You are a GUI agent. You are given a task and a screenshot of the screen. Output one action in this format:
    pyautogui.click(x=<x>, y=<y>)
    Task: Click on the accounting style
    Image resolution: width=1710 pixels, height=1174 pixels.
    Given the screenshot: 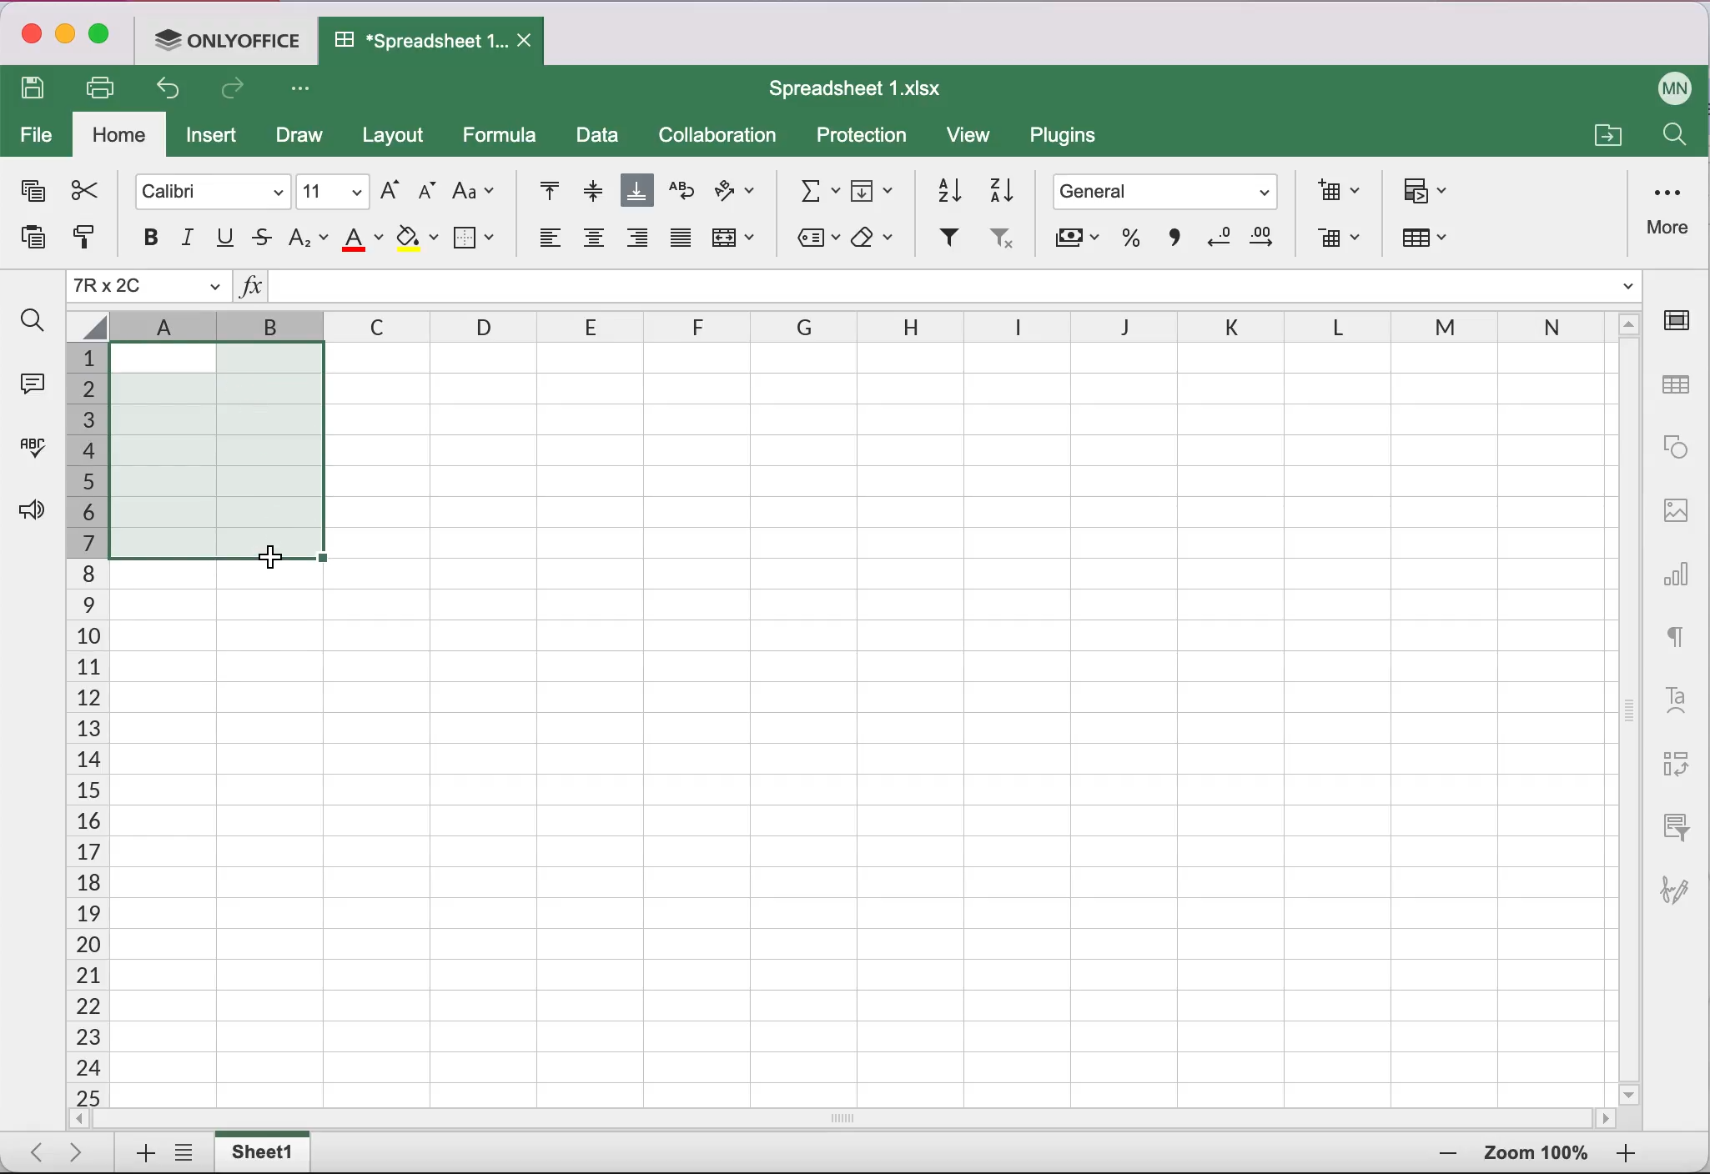 What is the action you would take?
    pyautogui.click(x=1075, y=243)
    